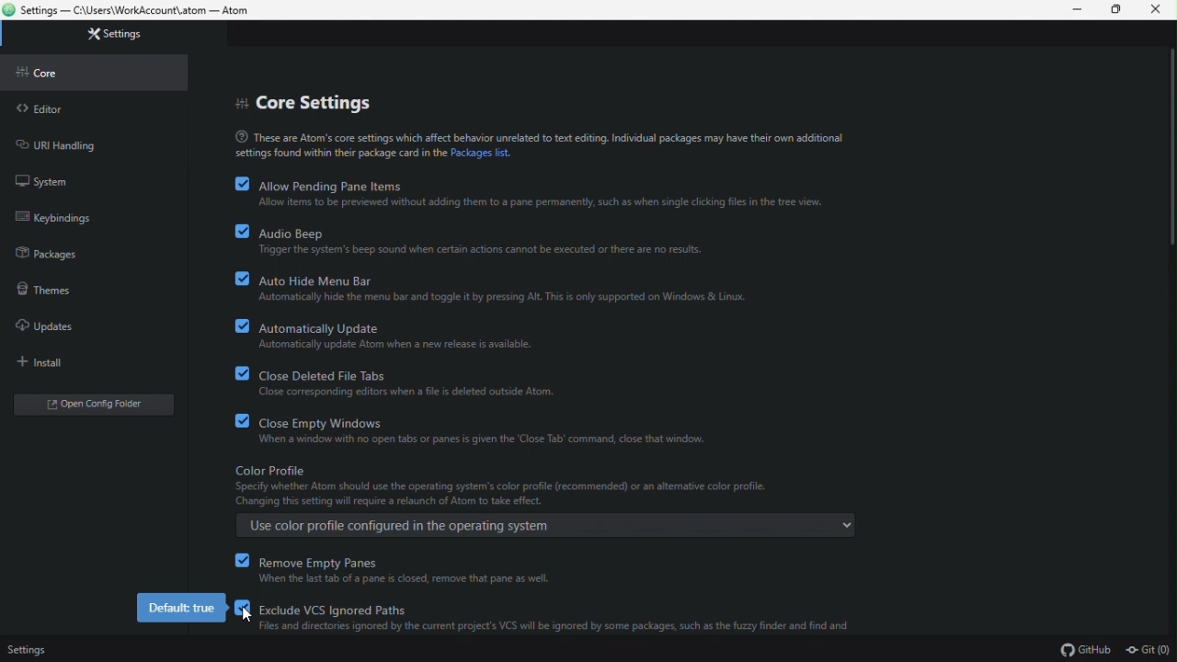 The image size is (1177, 662). I want to click on Core, so click(97, 70).